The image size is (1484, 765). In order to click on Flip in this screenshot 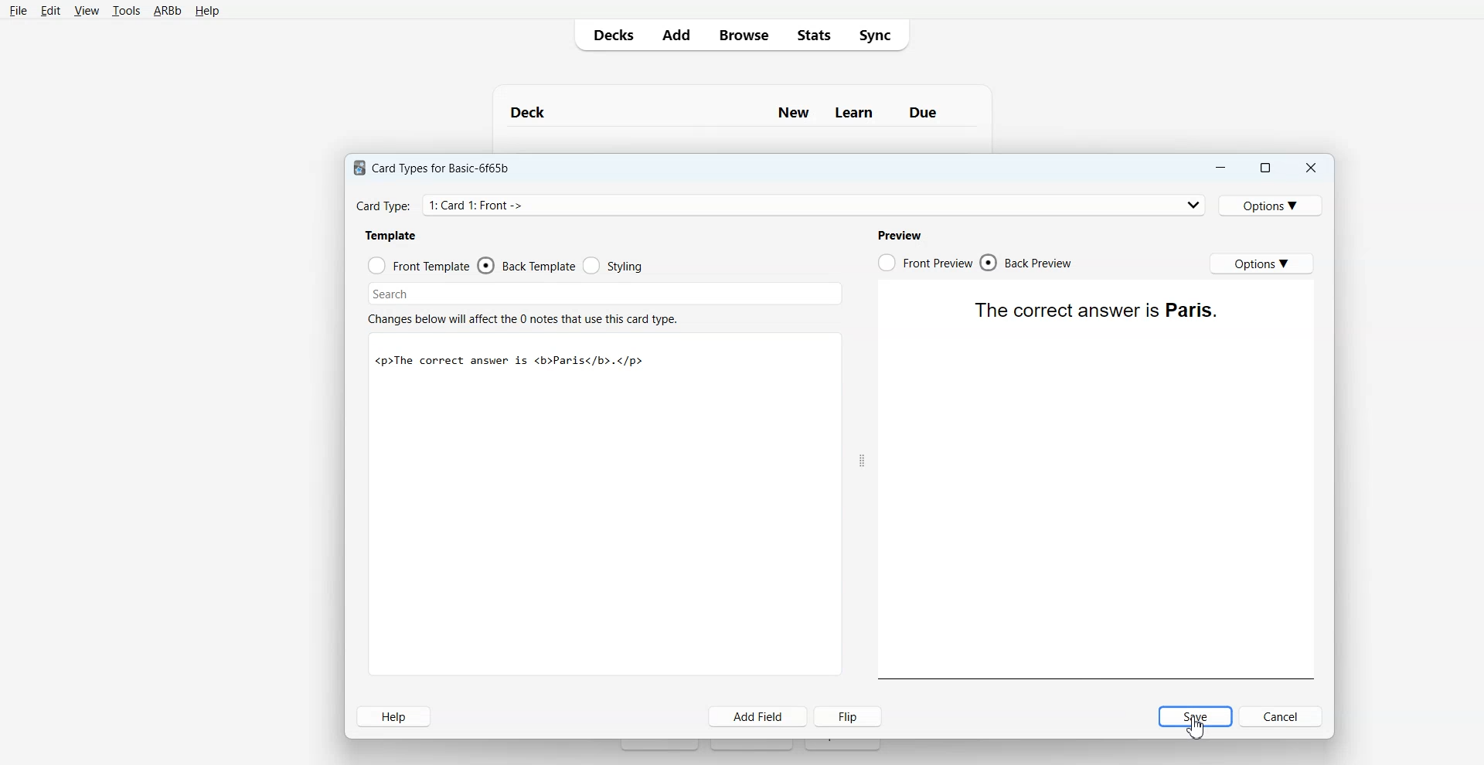, I will do `click(849, 716)`.